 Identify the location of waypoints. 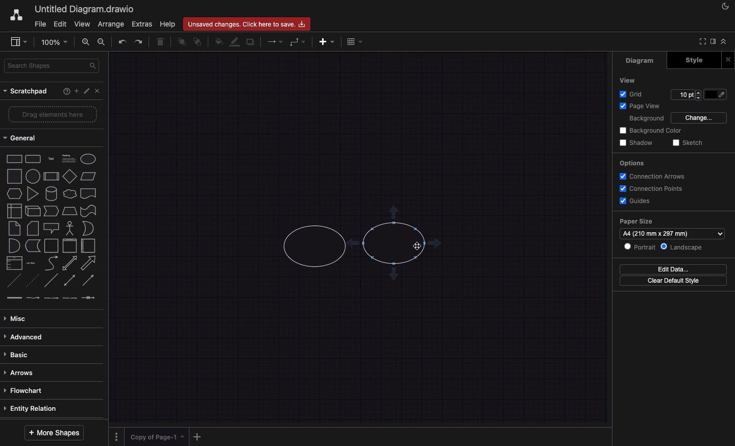
(297, 42).